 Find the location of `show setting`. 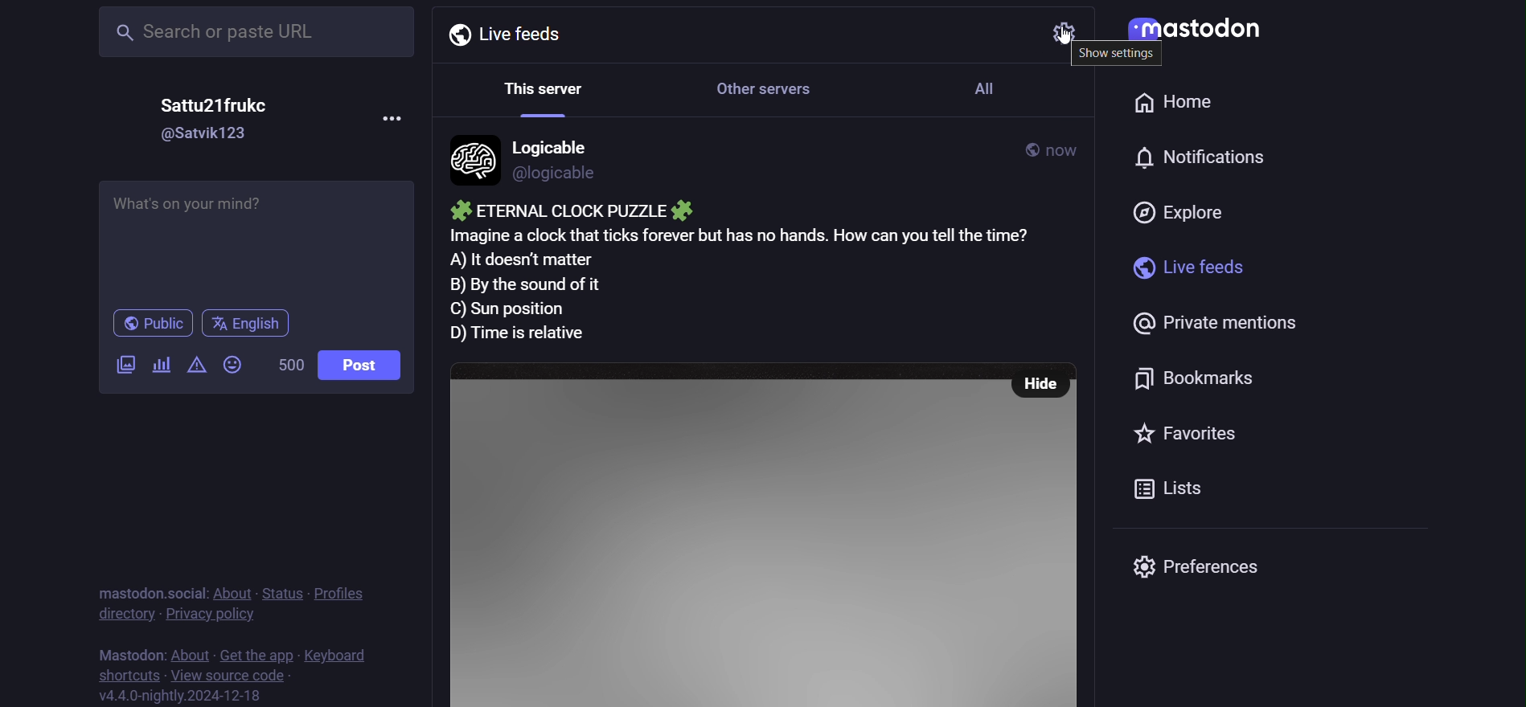

show setting is located at coordinates (1120, 55).